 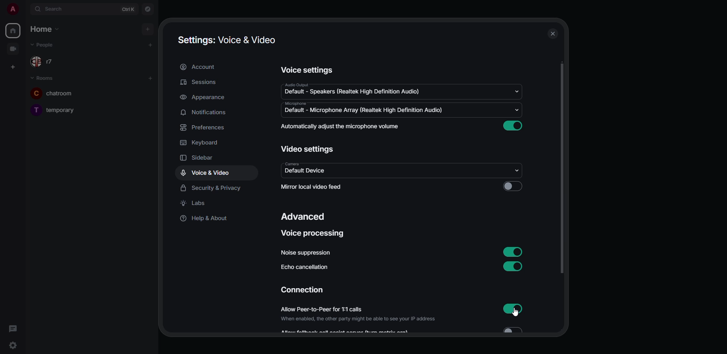 I want to click on add, so click(x=148, y=29).